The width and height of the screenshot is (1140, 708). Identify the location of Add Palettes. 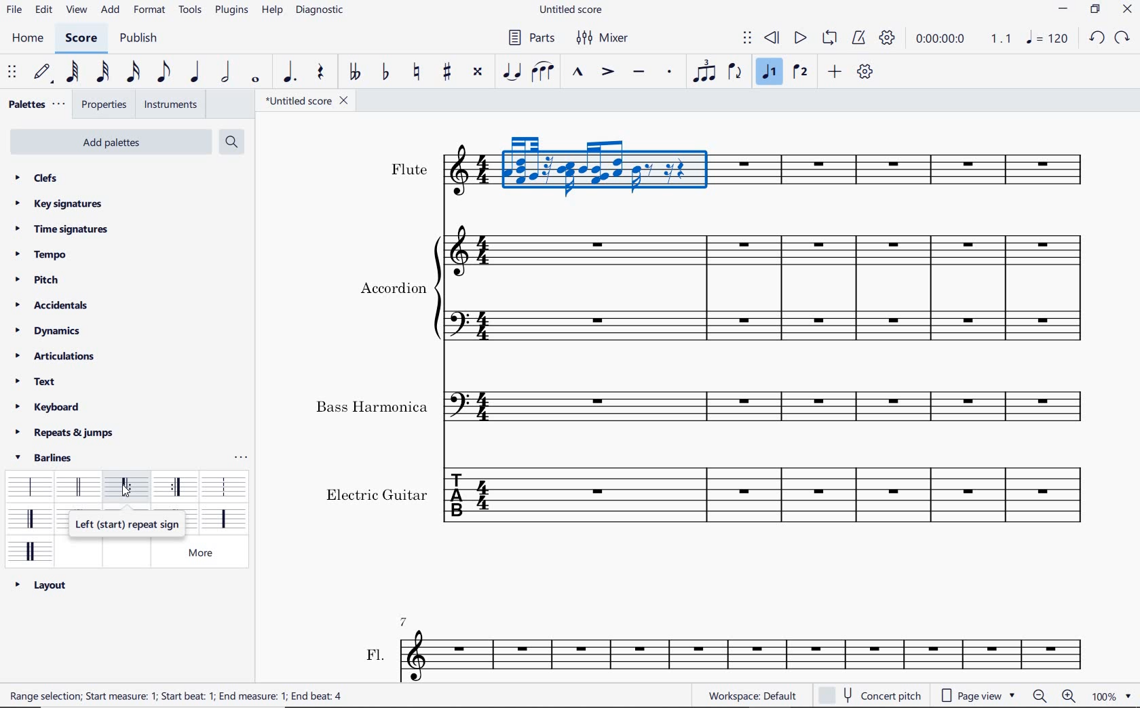
(109, 142).